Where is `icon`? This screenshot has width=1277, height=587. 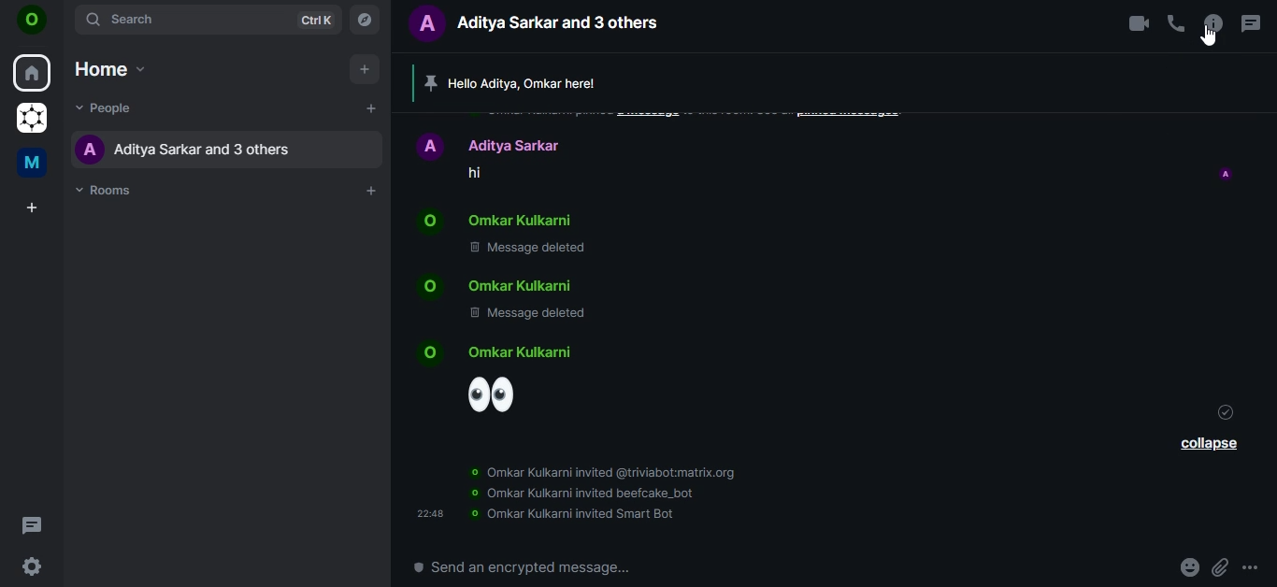
icon is located at coordinates (1230, 175).